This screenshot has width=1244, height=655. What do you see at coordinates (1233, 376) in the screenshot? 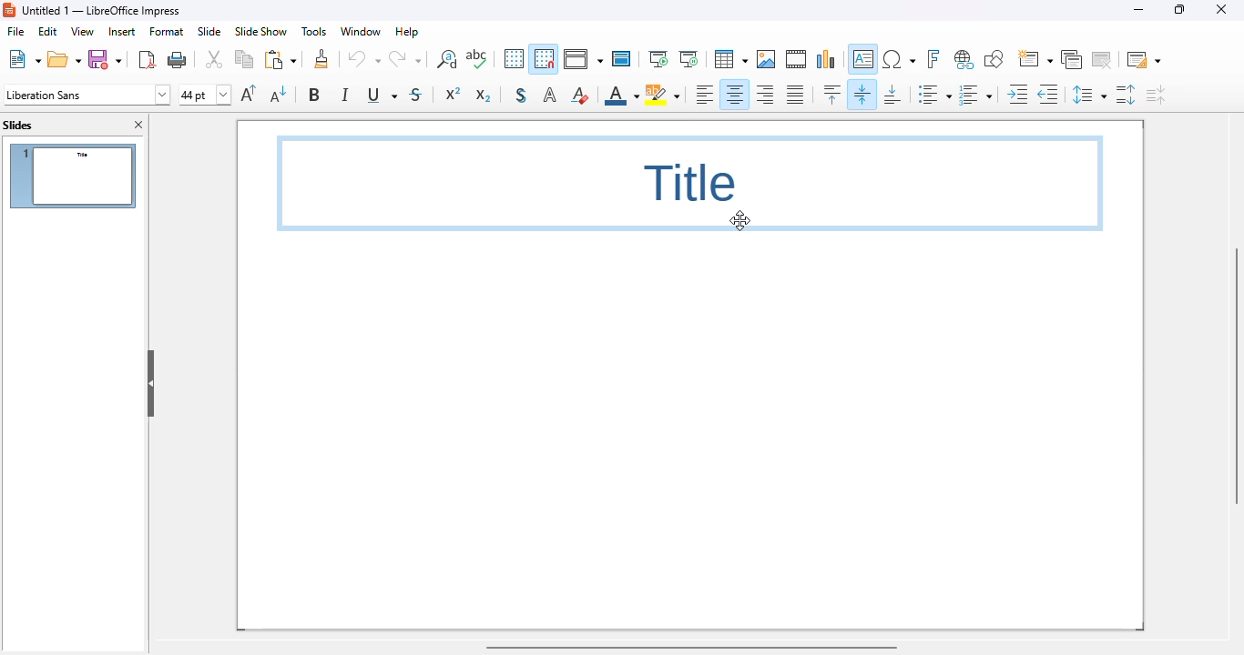
I see `vertical scroll bar` at bounding box center [1233, 376].